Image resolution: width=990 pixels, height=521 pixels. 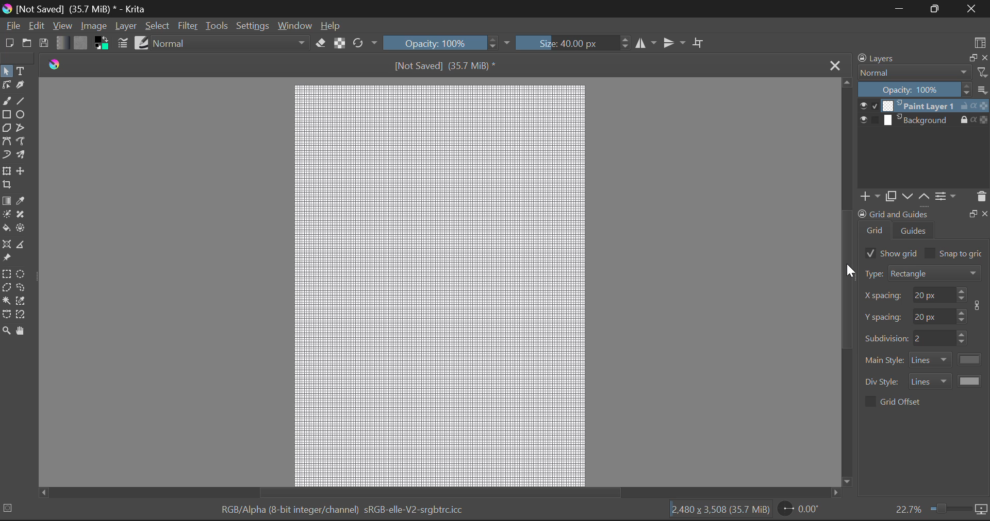 What do you see at coordinates (6, 331) in the screenshot?
I see `Zoom` at bounding box center [6, 331].